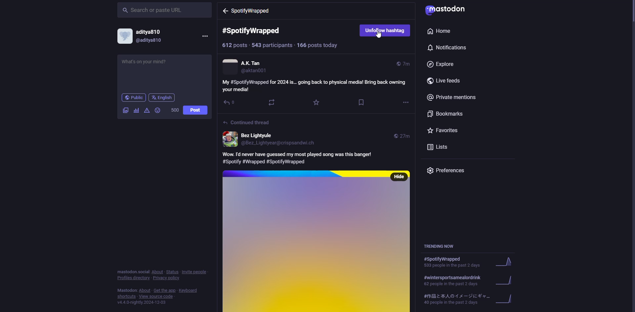  What do you see at coordinates (454, 98) in the screenshot?
I see `private mentions` at bounding box center [454, 98].